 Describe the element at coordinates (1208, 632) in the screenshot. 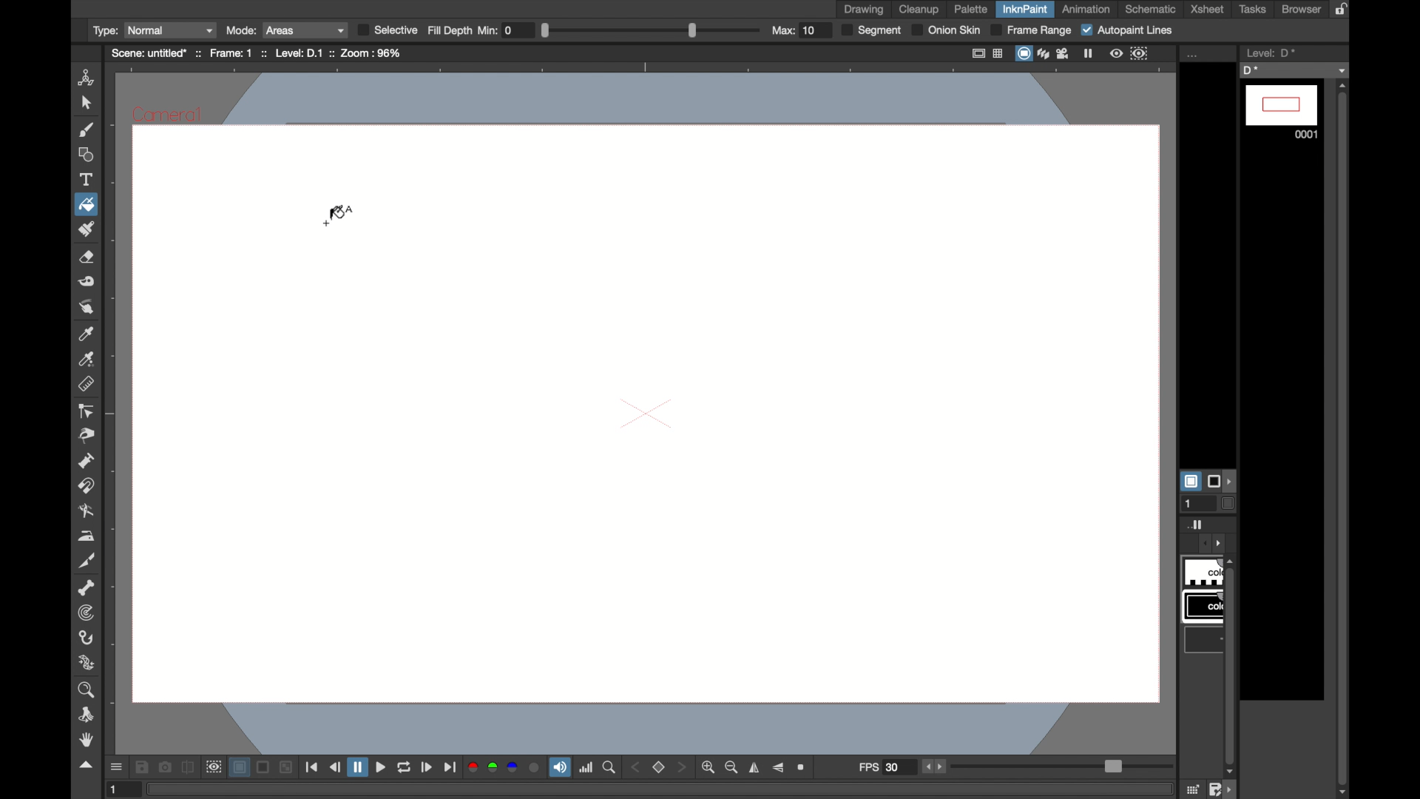

I see `obscure tab` at that location.